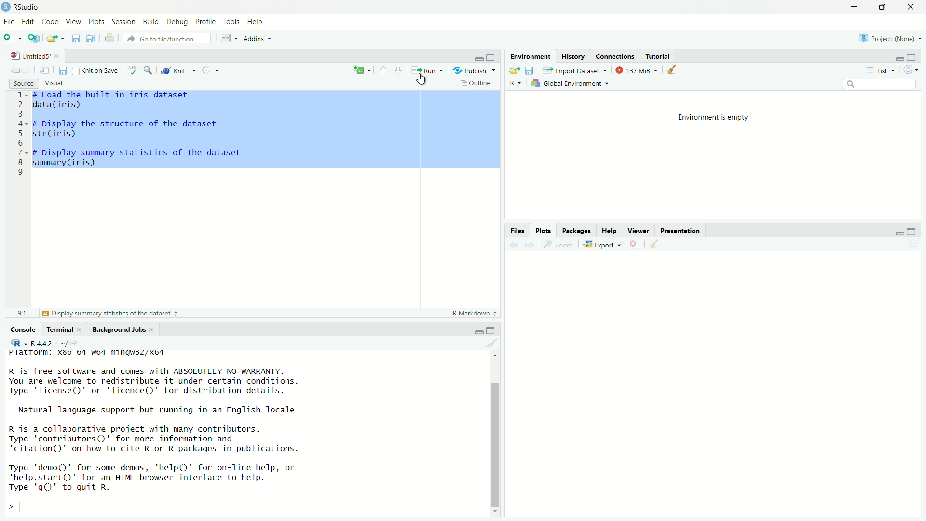 The width and height of the screenshot is (926, 521). What do you see at coordinates (574, 69) in the screenshot?
I see `Import Dataset` at bounding box center [574, 69].